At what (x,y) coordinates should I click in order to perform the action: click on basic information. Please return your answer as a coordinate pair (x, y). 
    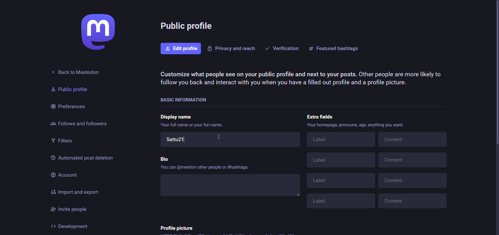
    Looking at the image, I should click on (196, 99).